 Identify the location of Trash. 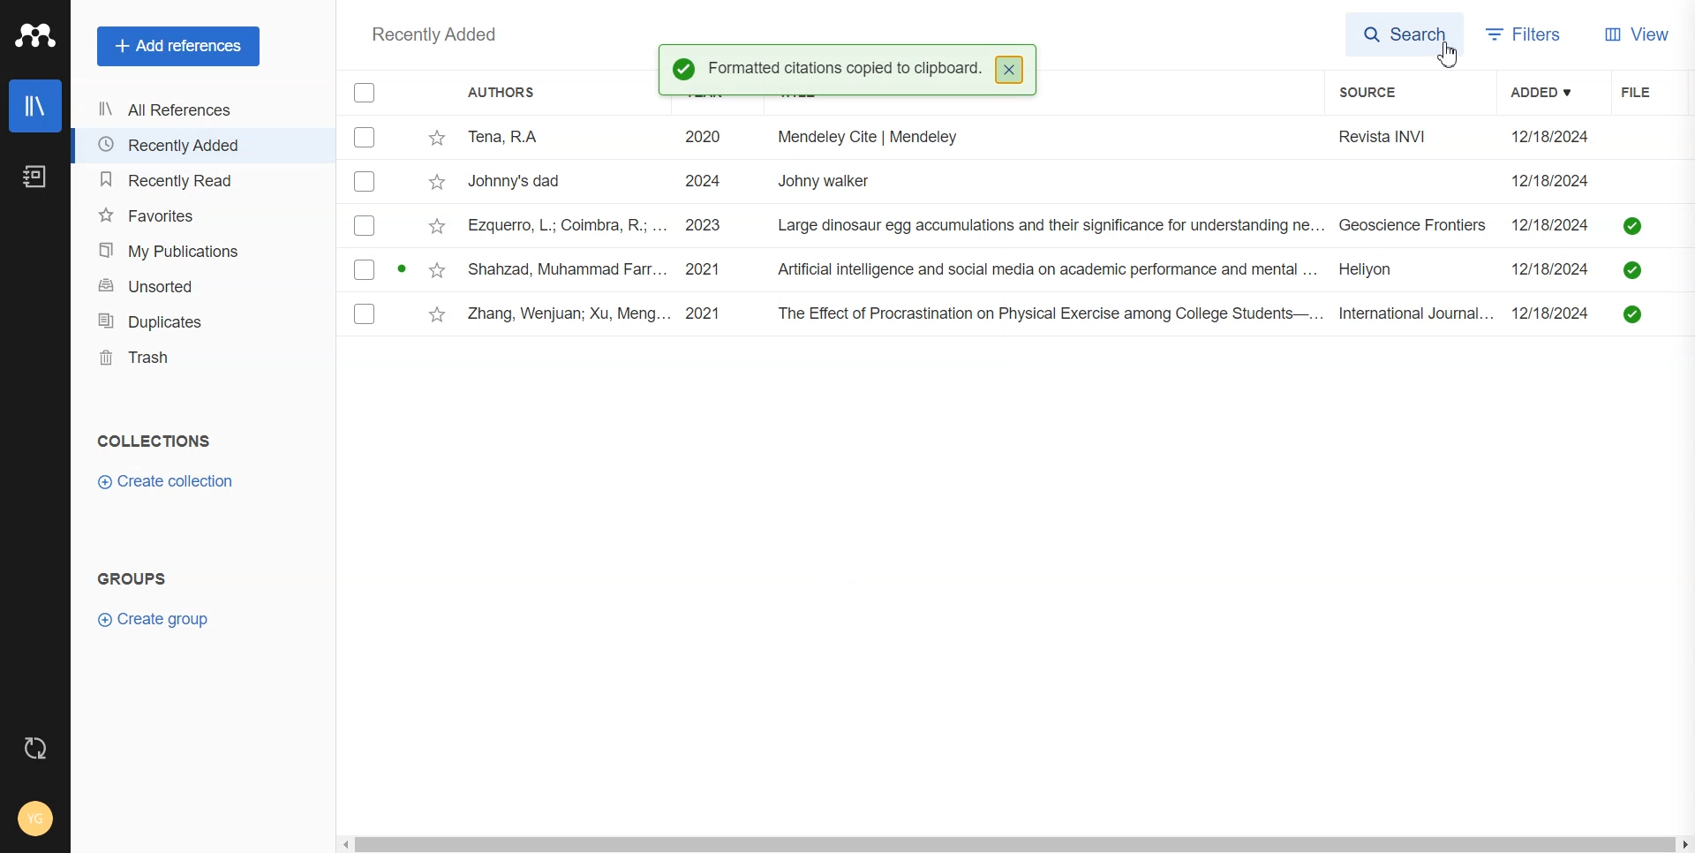
(204, 357).